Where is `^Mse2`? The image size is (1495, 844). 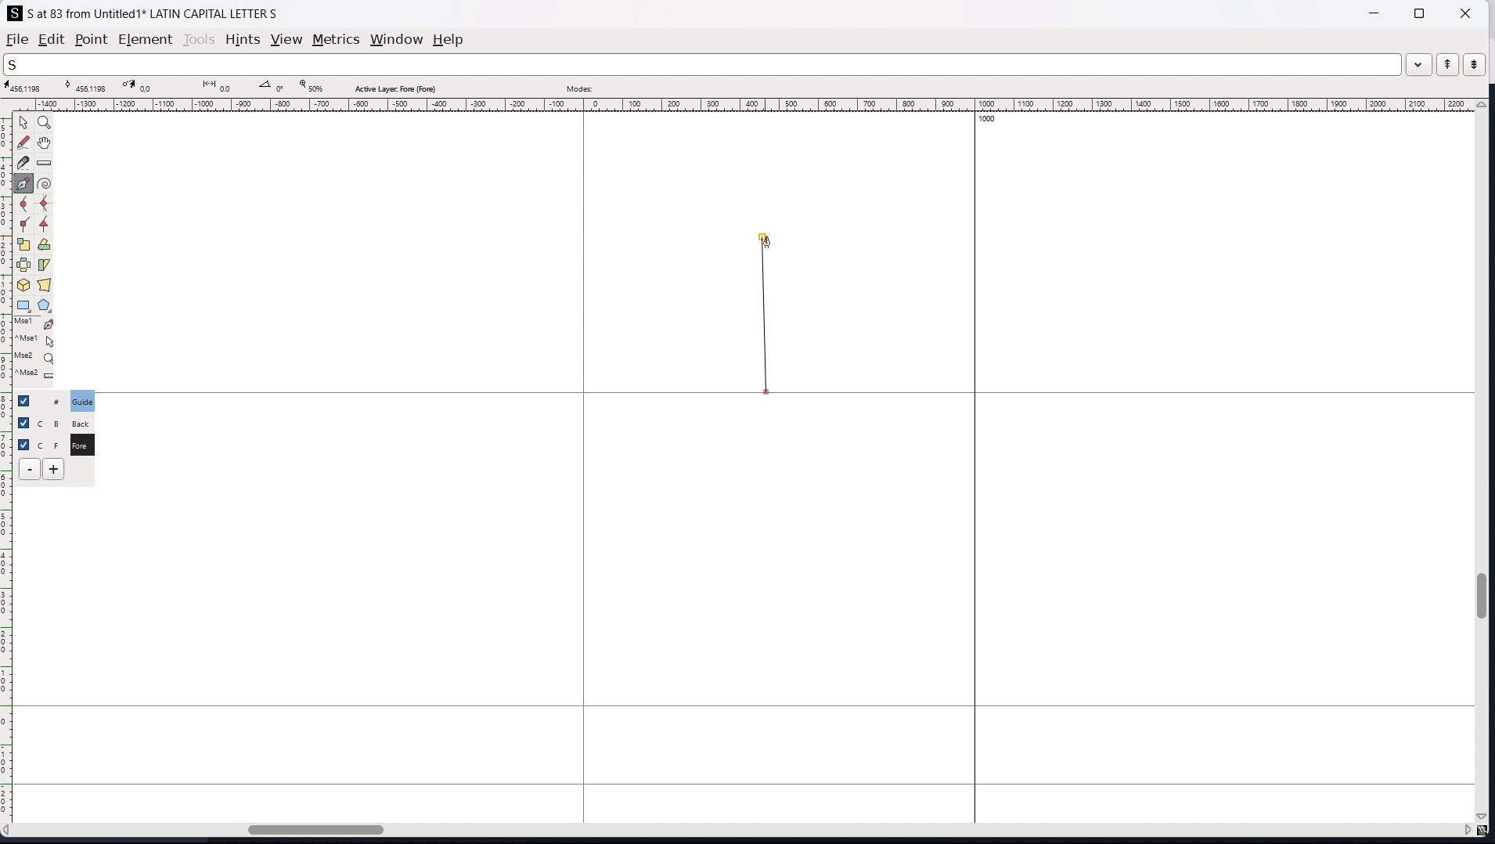
^Mse2 is located at coordinates (36, 376).